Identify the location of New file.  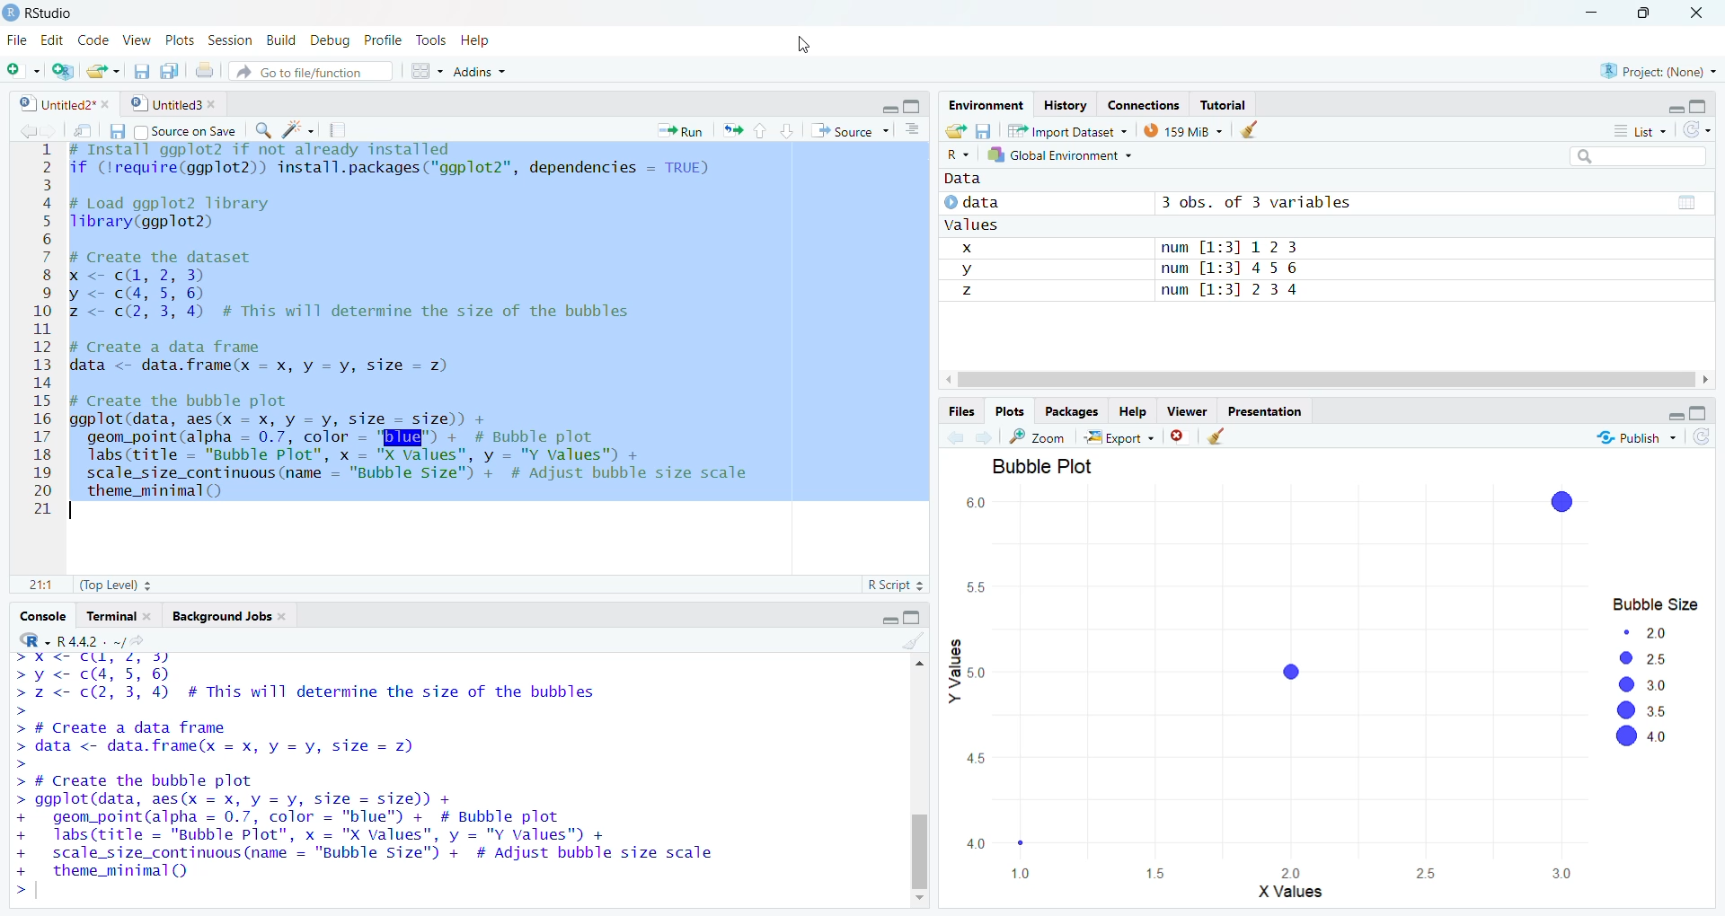
(105, 68).